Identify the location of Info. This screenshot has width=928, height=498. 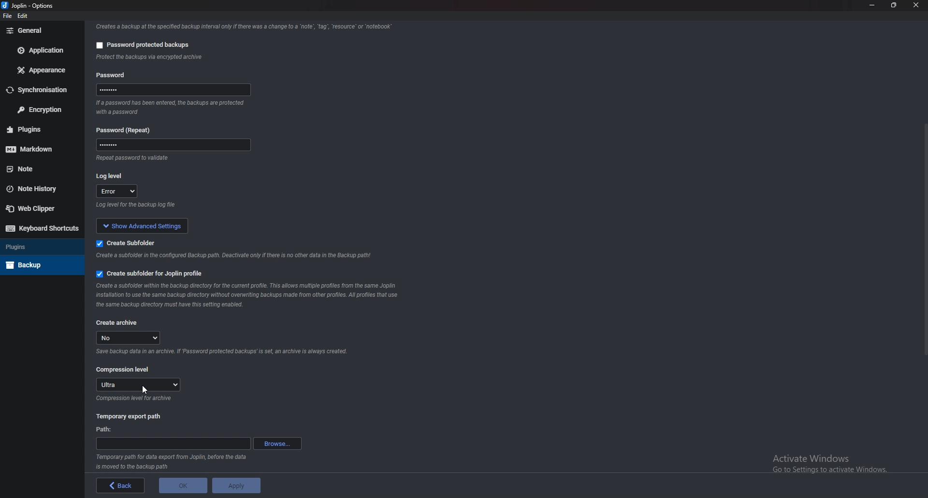
(249, 295).